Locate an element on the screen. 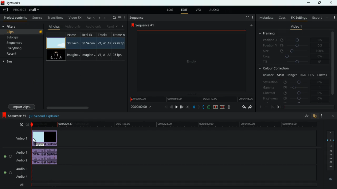 This screenshot has height=189, width=337. project is located at coordinates (27, 10).